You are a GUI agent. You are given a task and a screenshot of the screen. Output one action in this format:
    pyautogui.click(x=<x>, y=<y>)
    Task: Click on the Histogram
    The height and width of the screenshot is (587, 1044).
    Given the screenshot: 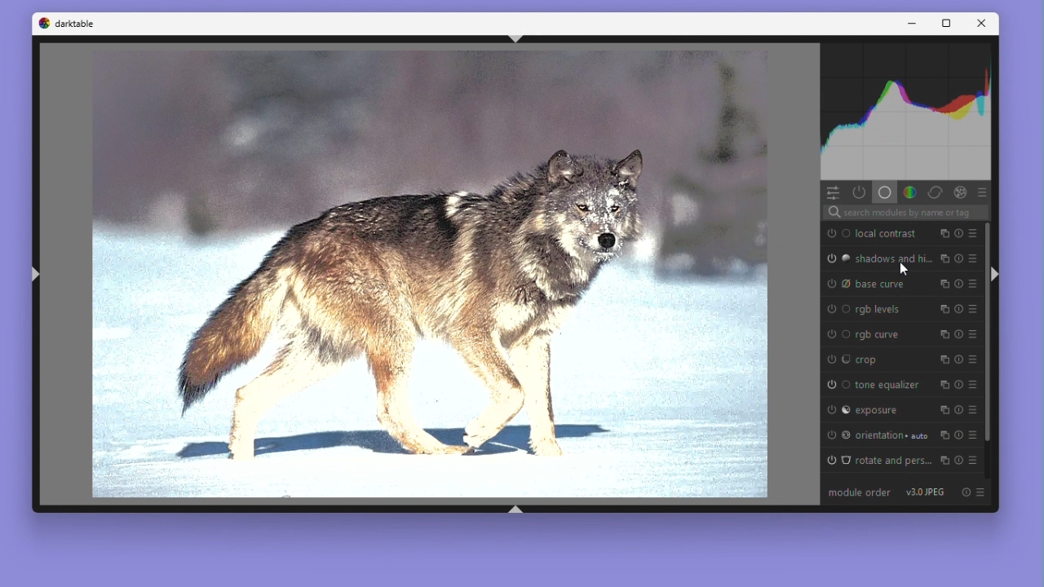 What is the action you would take?
    pyautogui.click(x=909, y=112)
    